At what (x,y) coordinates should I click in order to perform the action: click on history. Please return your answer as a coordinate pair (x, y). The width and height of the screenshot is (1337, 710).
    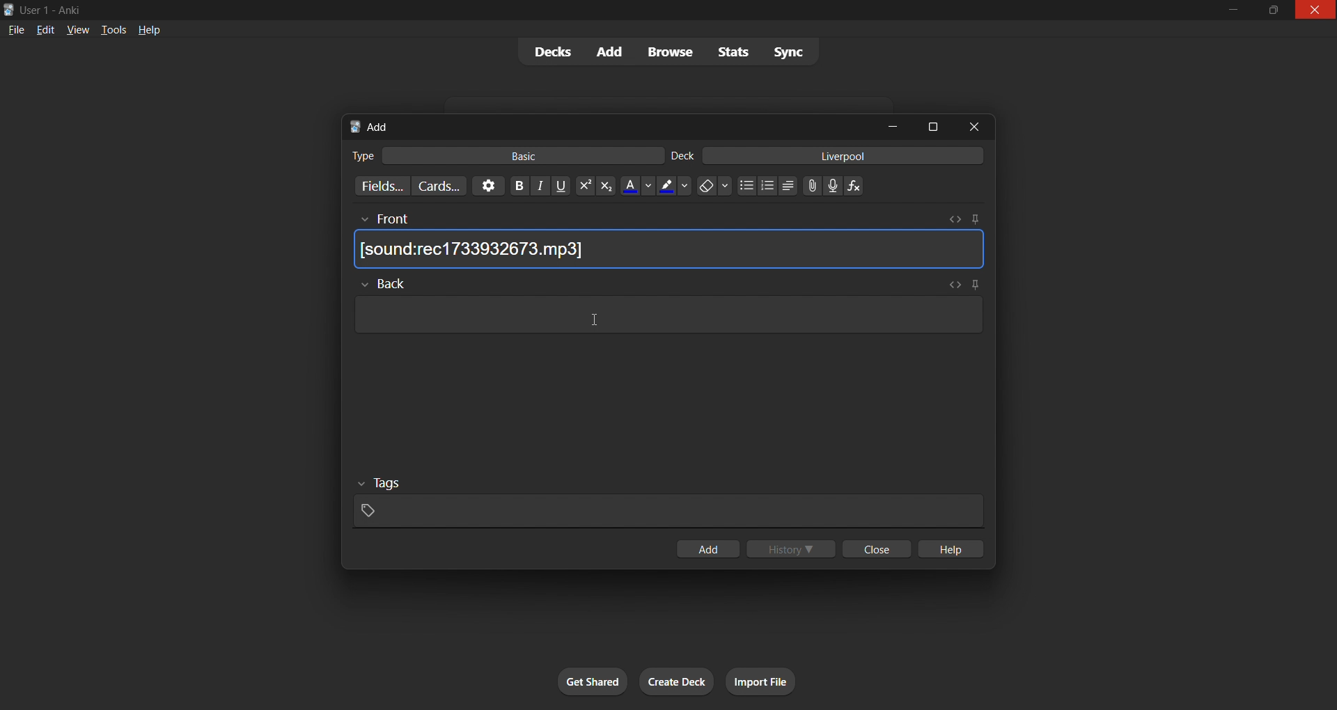
    Looking at the image, I should click on (792, 551).